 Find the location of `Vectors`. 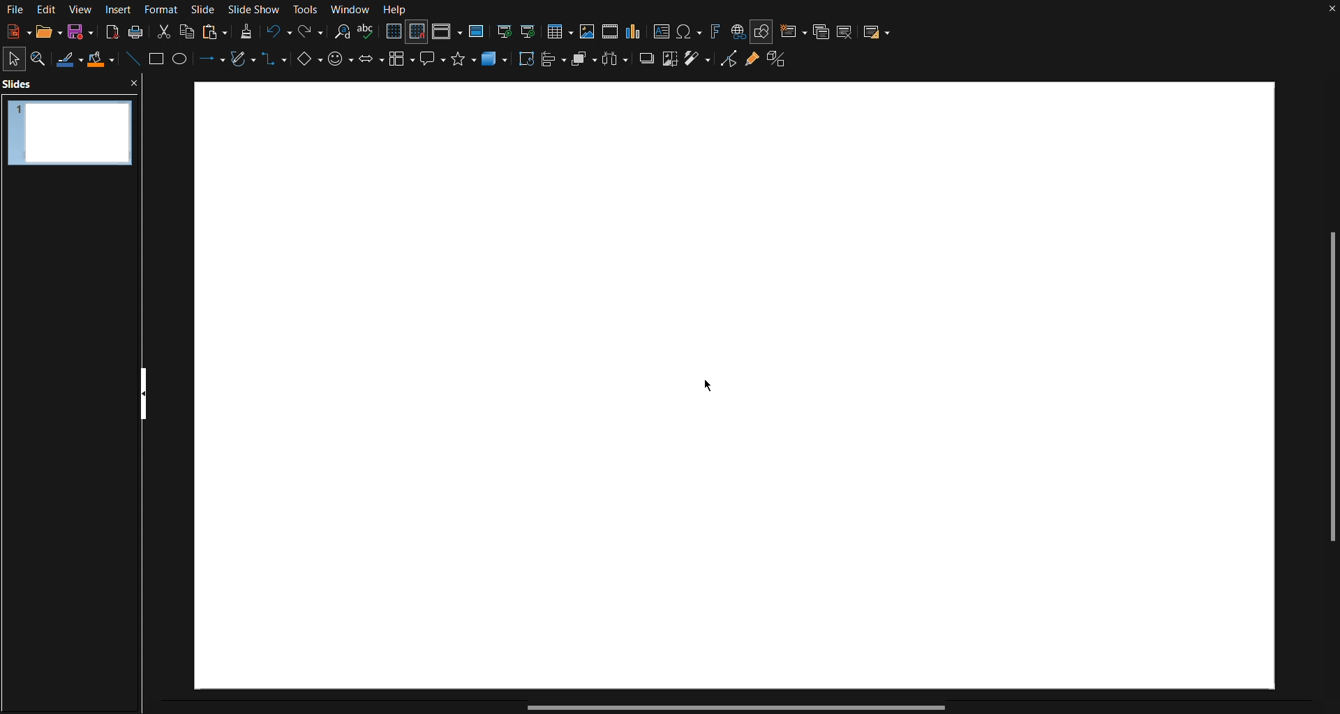

Vectors is located at coordinates (242, 62).